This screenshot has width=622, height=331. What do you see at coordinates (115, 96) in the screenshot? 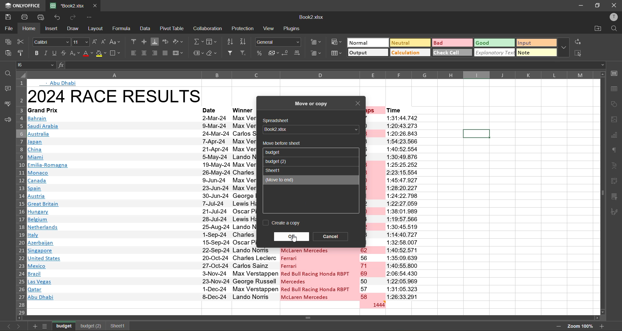
I see `title` at bounding box center [115, 96].